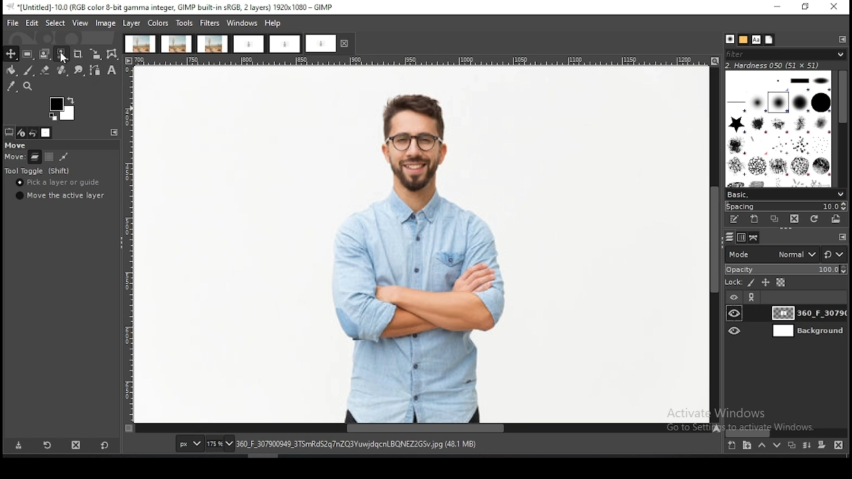 This screenshot has height=479, width=852. Describe the element at coordinates (843, 238) in the screenshot. I see `configure this tab` at that location.